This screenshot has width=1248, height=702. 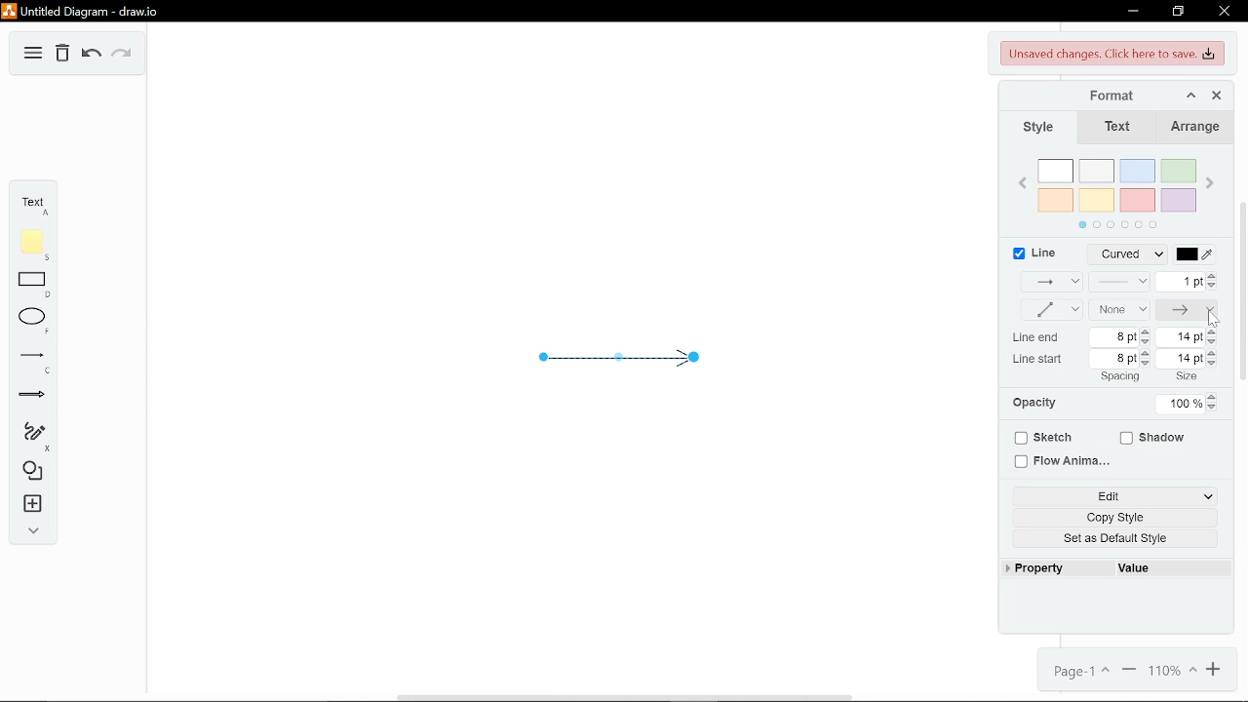 I want to click on Zoom out, so click(x=1132, y=671).